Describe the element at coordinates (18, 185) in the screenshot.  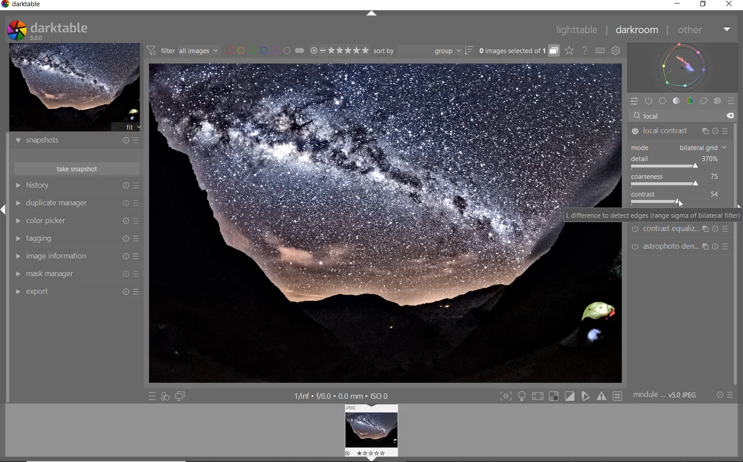
I see `HISTORY` at that location.